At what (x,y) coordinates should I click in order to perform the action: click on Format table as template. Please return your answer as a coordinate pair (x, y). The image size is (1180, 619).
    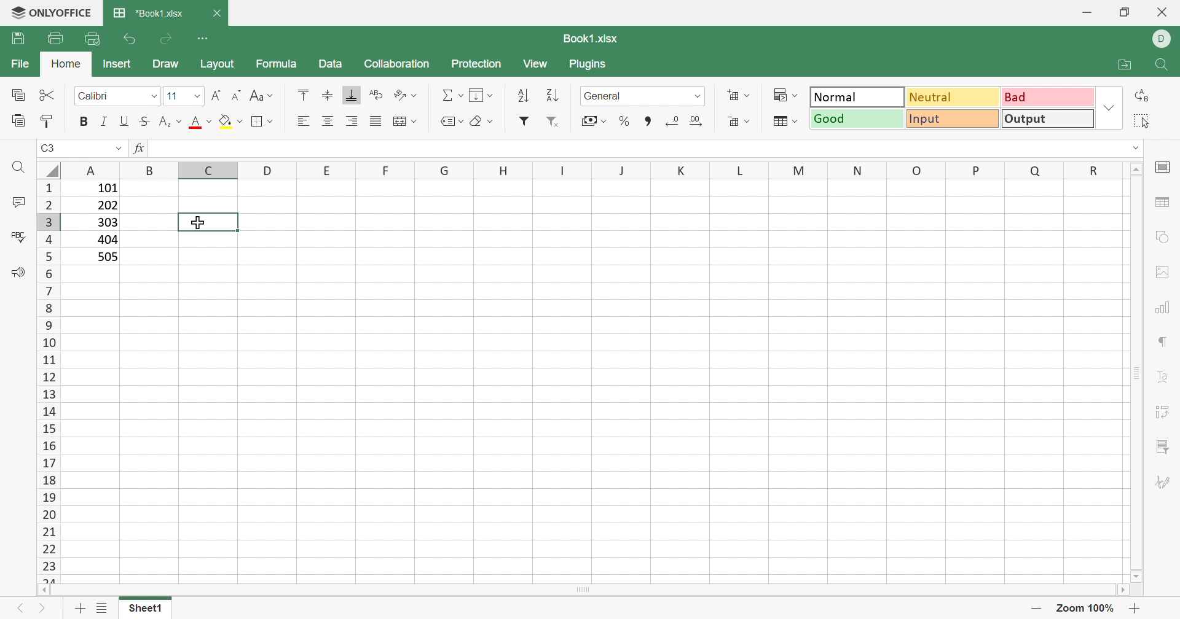
    Looking at the image, I should click on (786, 125).